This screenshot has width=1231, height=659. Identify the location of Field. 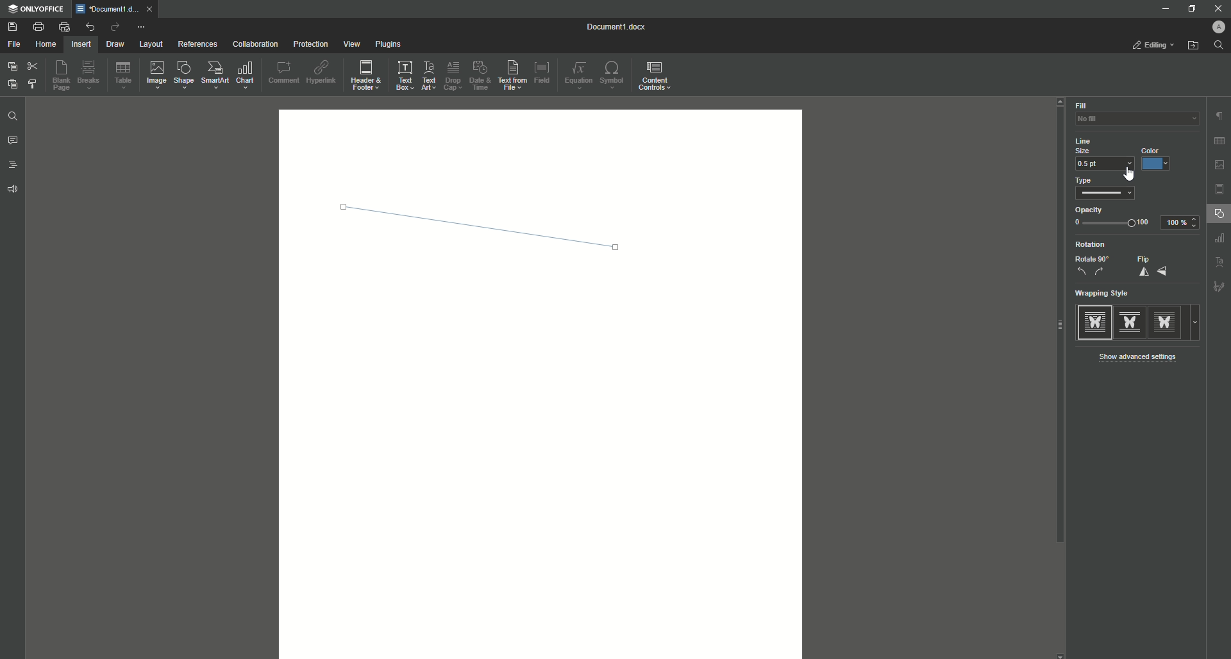
(543, 72).